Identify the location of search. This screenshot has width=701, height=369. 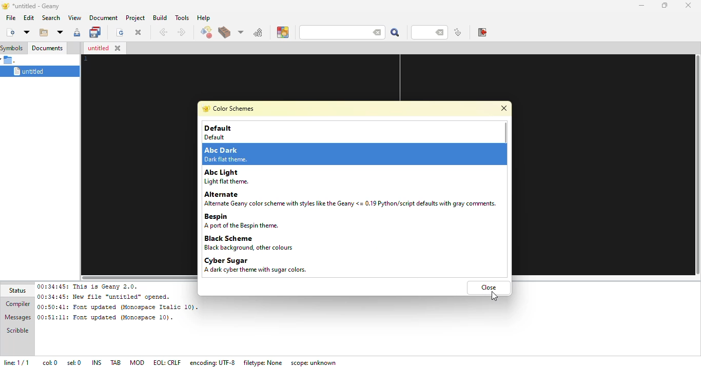
(332, 32).